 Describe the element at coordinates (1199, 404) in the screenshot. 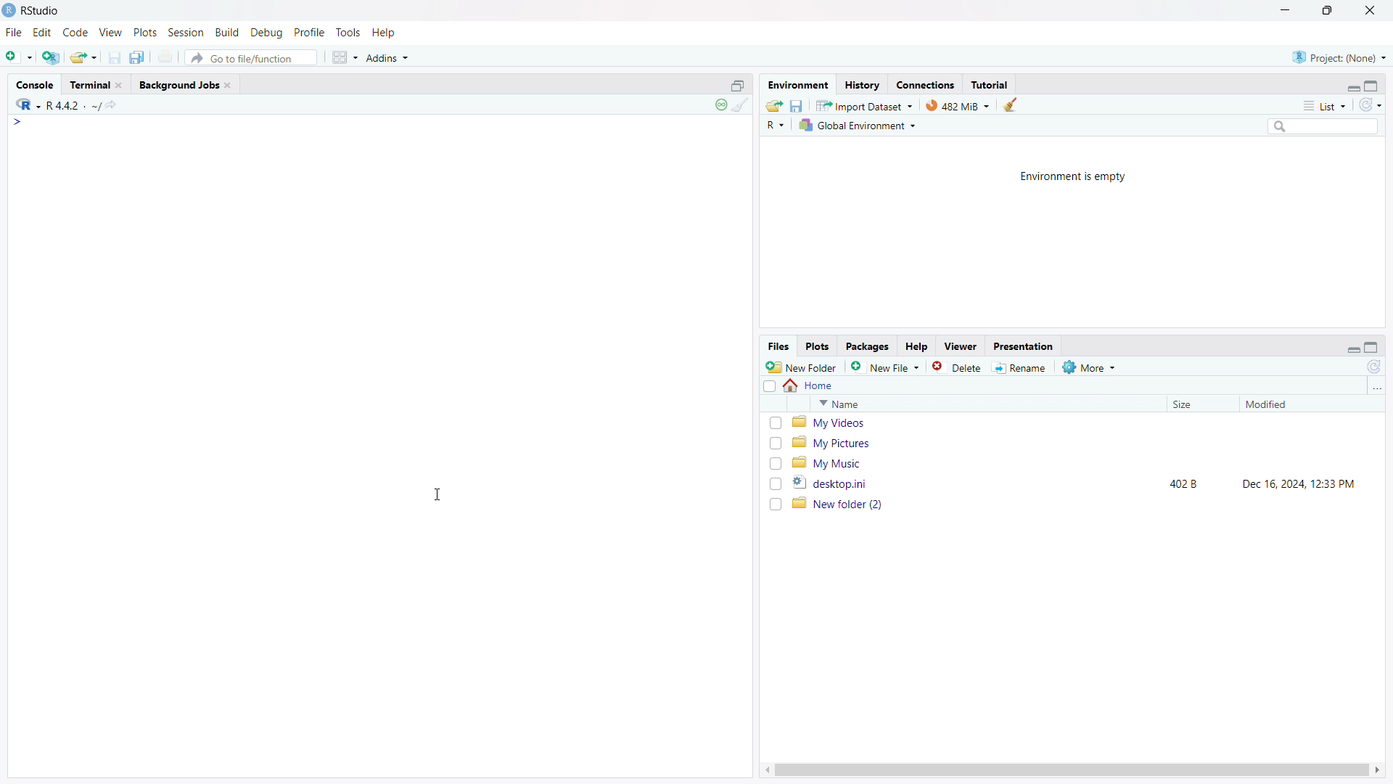

I see `size` at that location.